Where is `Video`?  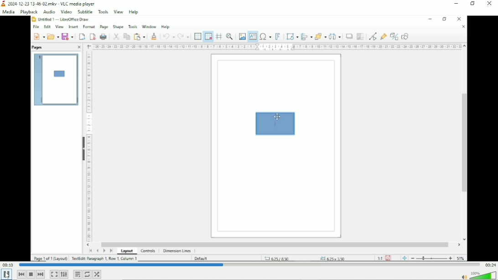
Video is located at coordinates (66, 11).